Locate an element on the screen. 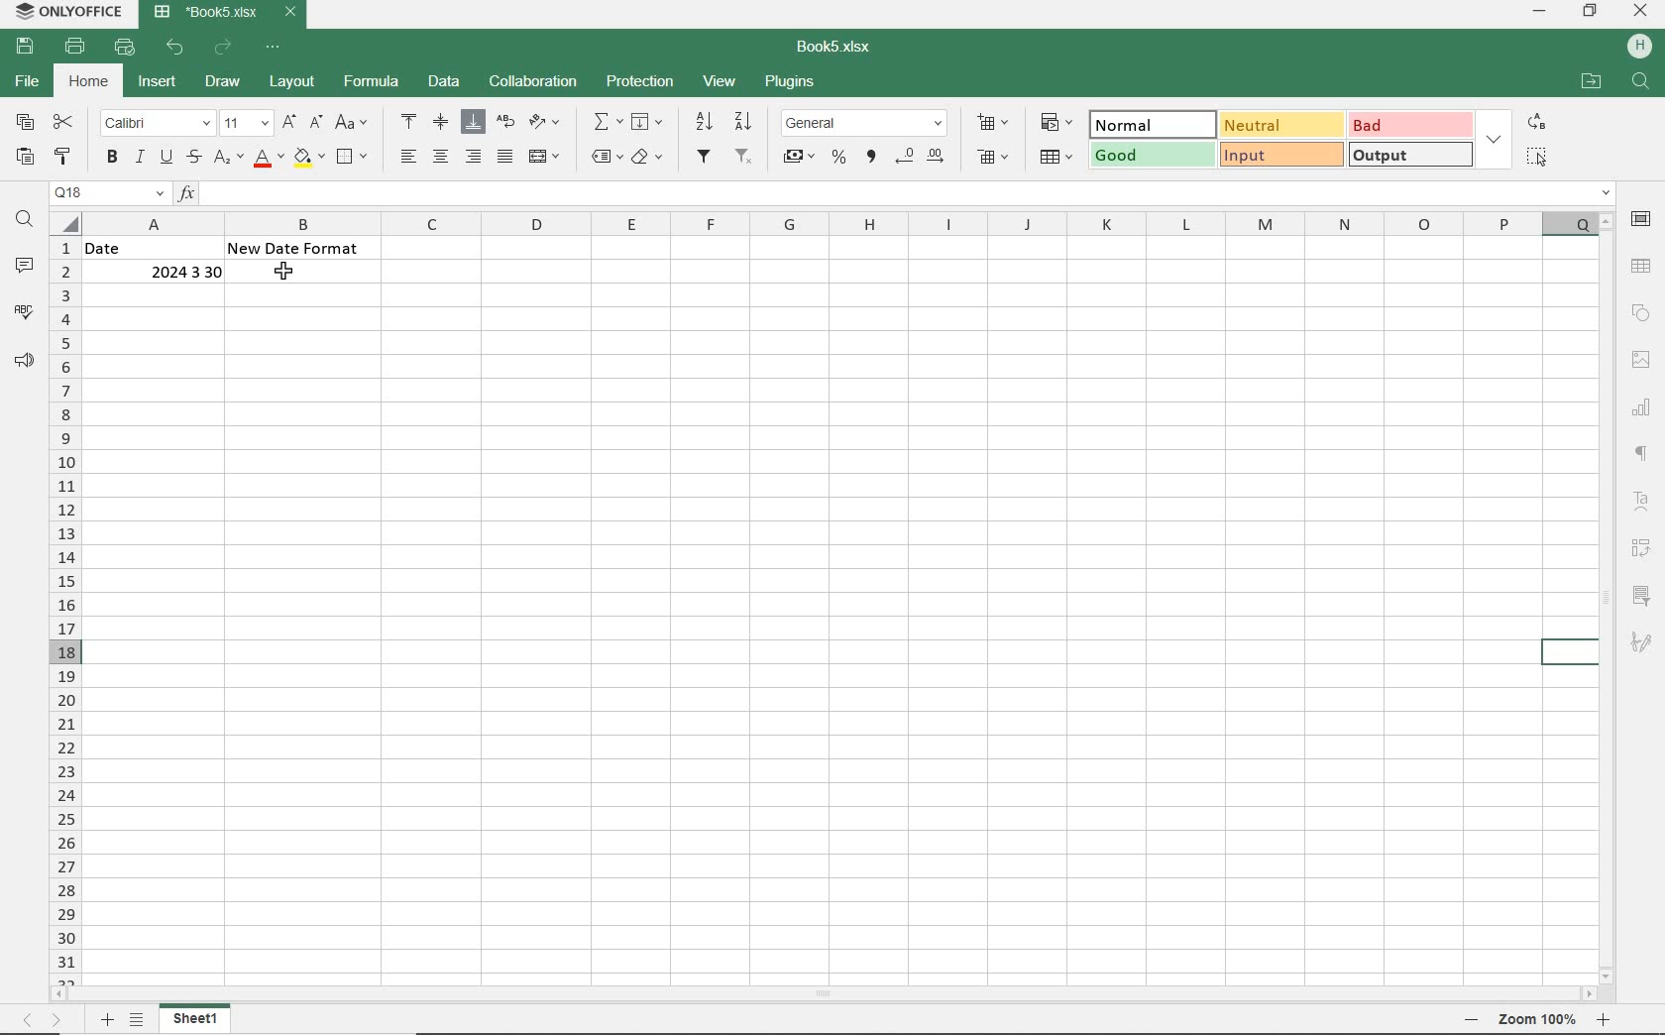 This screenshot has height=1035, width=1665. INSERT is located at coordinates (160, 83).